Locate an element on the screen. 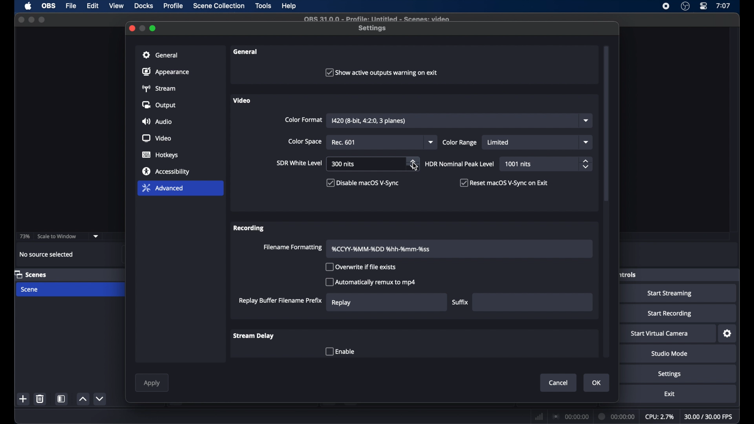 The height and width of the screenshot is (424, 754). filename formattino  is located at coordinates (294, 247).